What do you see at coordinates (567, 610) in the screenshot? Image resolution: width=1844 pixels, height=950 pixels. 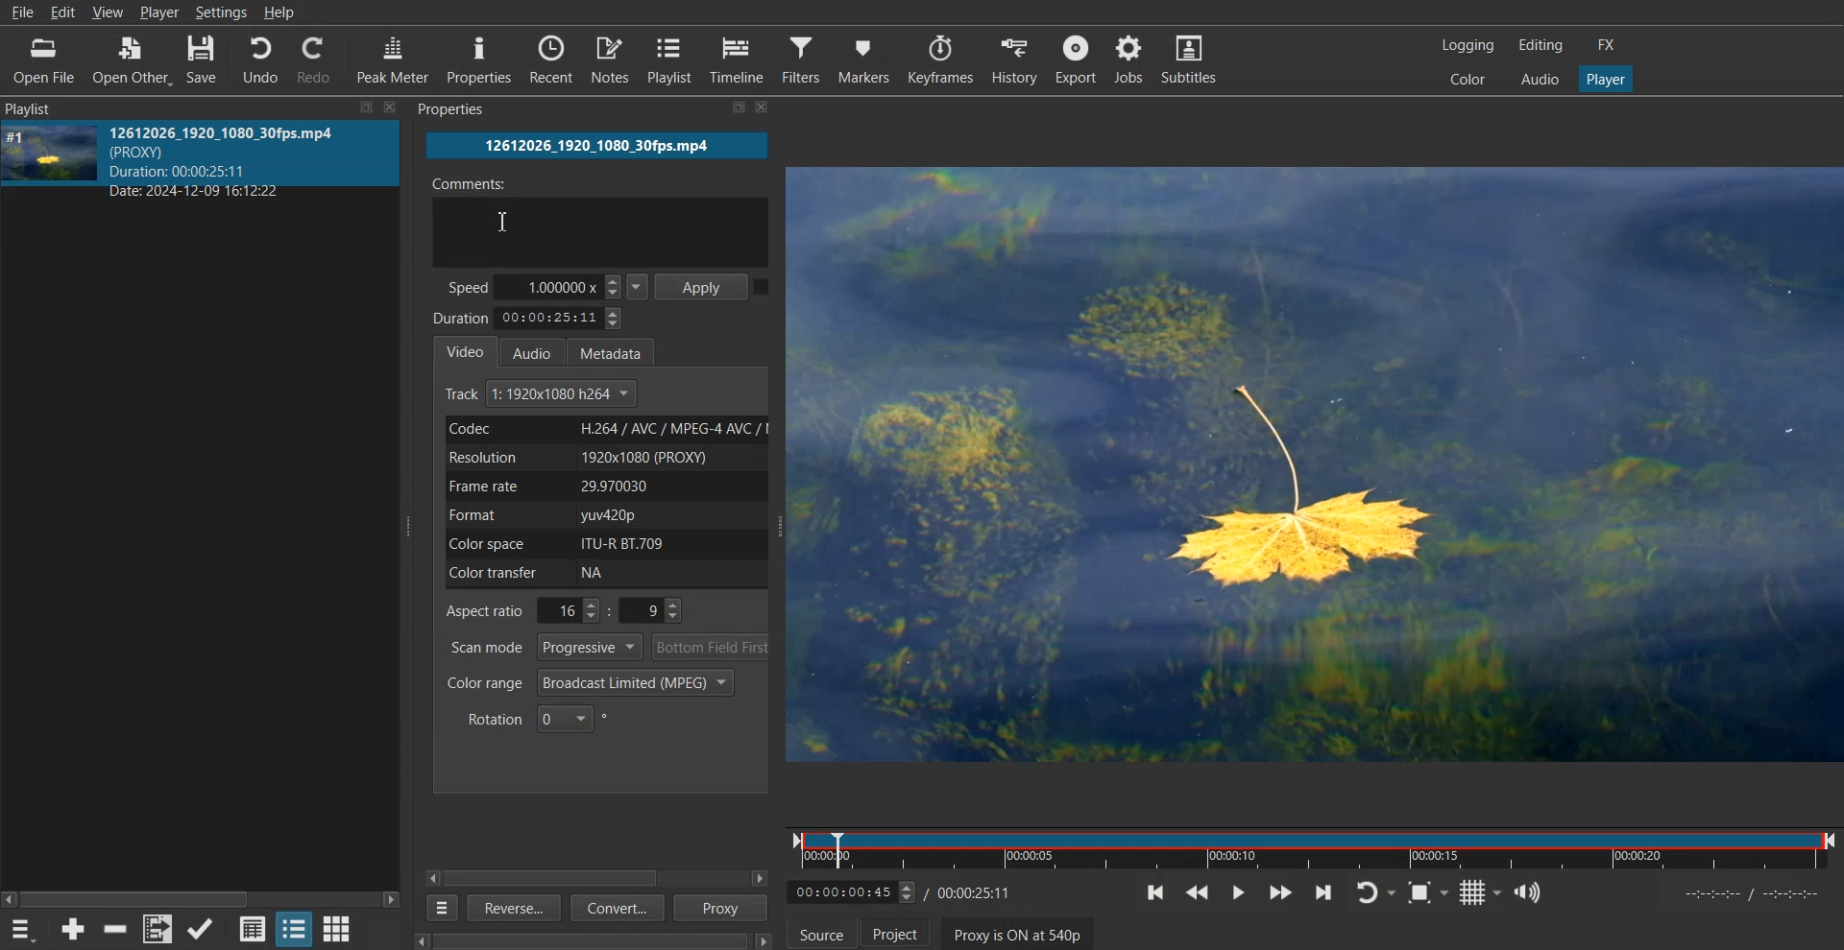 I see `Aspect ratio Adjuster` at bounding box center [567, 610].